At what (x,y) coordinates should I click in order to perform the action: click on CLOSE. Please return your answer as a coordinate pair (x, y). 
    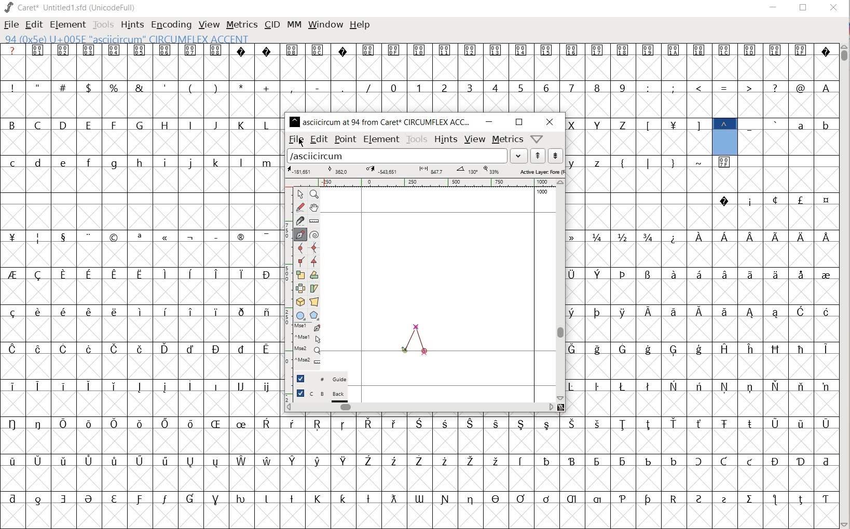
    Looking at the image, I should click on (832, 8).